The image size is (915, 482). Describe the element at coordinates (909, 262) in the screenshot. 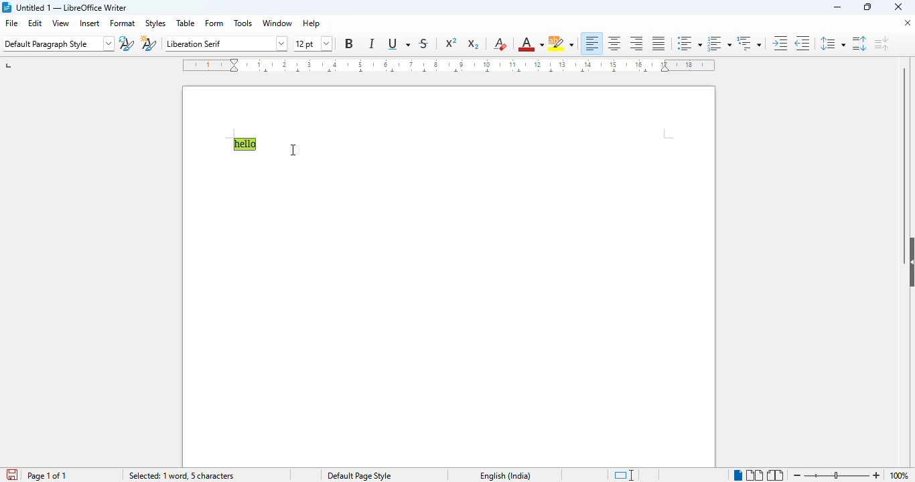

I see `show` at that location.